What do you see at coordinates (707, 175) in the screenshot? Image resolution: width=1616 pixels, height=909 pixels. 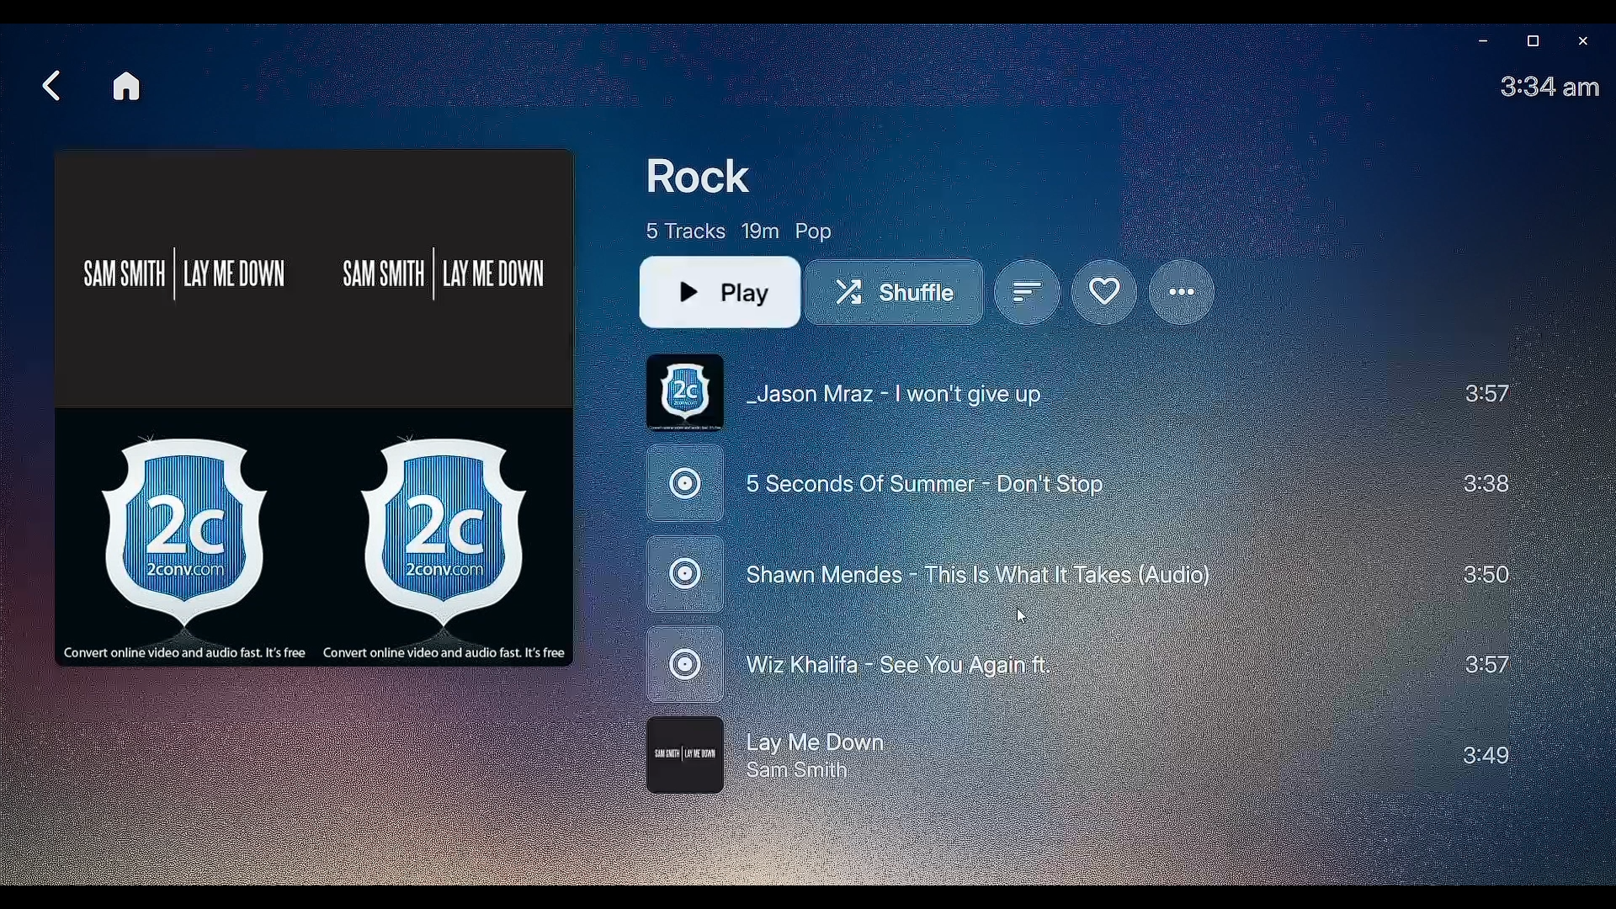 I see `Rock` at bounding box center [707, 175].